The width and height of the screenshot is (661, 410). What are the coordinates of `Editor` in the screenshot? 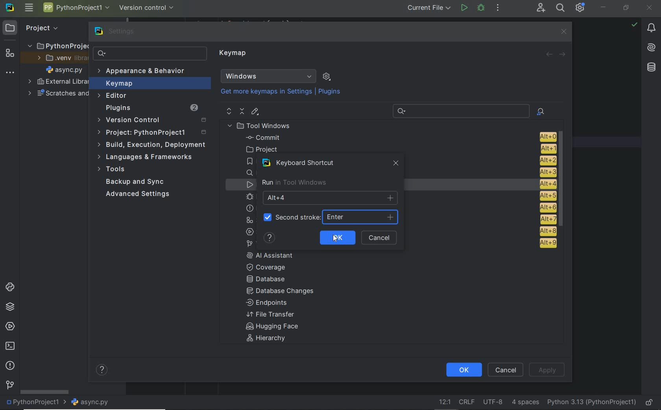 It's located at (113, 96).